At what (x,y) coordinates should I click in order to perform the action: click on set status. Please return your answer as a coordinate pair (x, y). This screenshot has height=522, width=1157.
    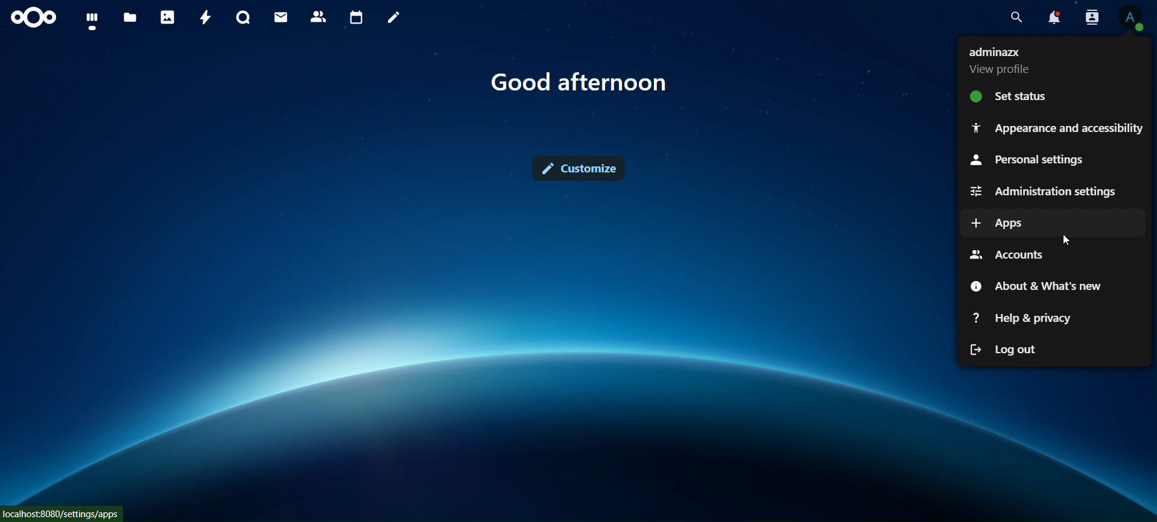
    Looking at the image, I should click on (1015, 96).